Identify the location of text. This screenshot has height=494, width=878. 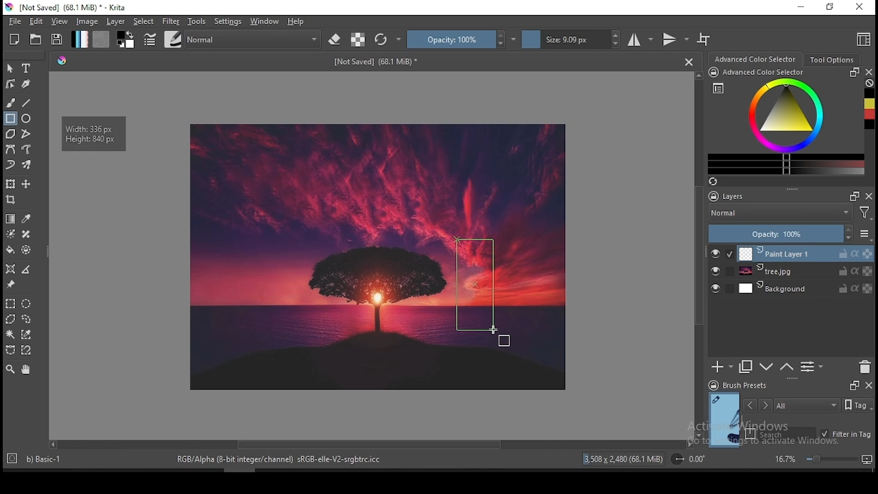
(375, 62).